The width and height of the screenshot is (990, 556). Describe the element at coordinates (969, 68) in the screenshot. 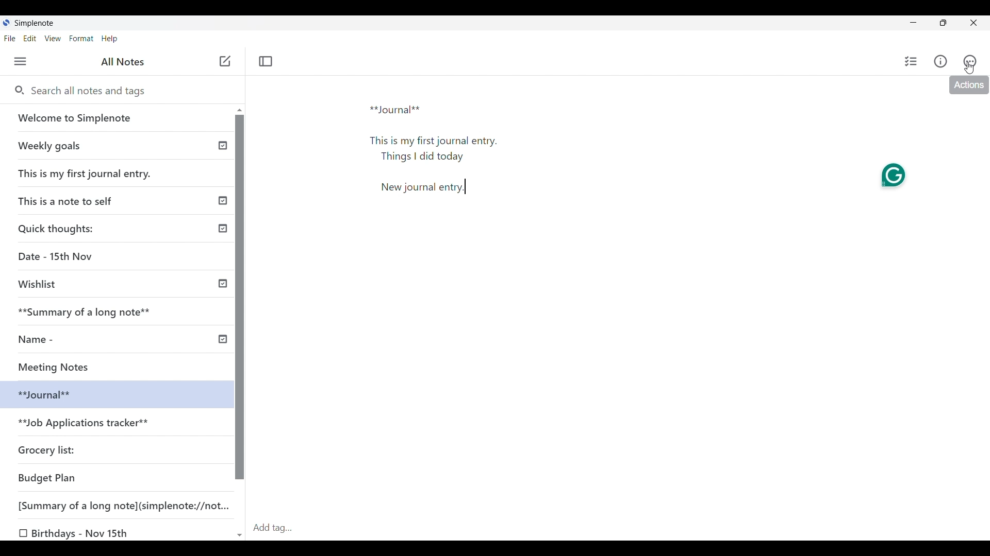

I see `Cursor clicking on Actions` at that location.